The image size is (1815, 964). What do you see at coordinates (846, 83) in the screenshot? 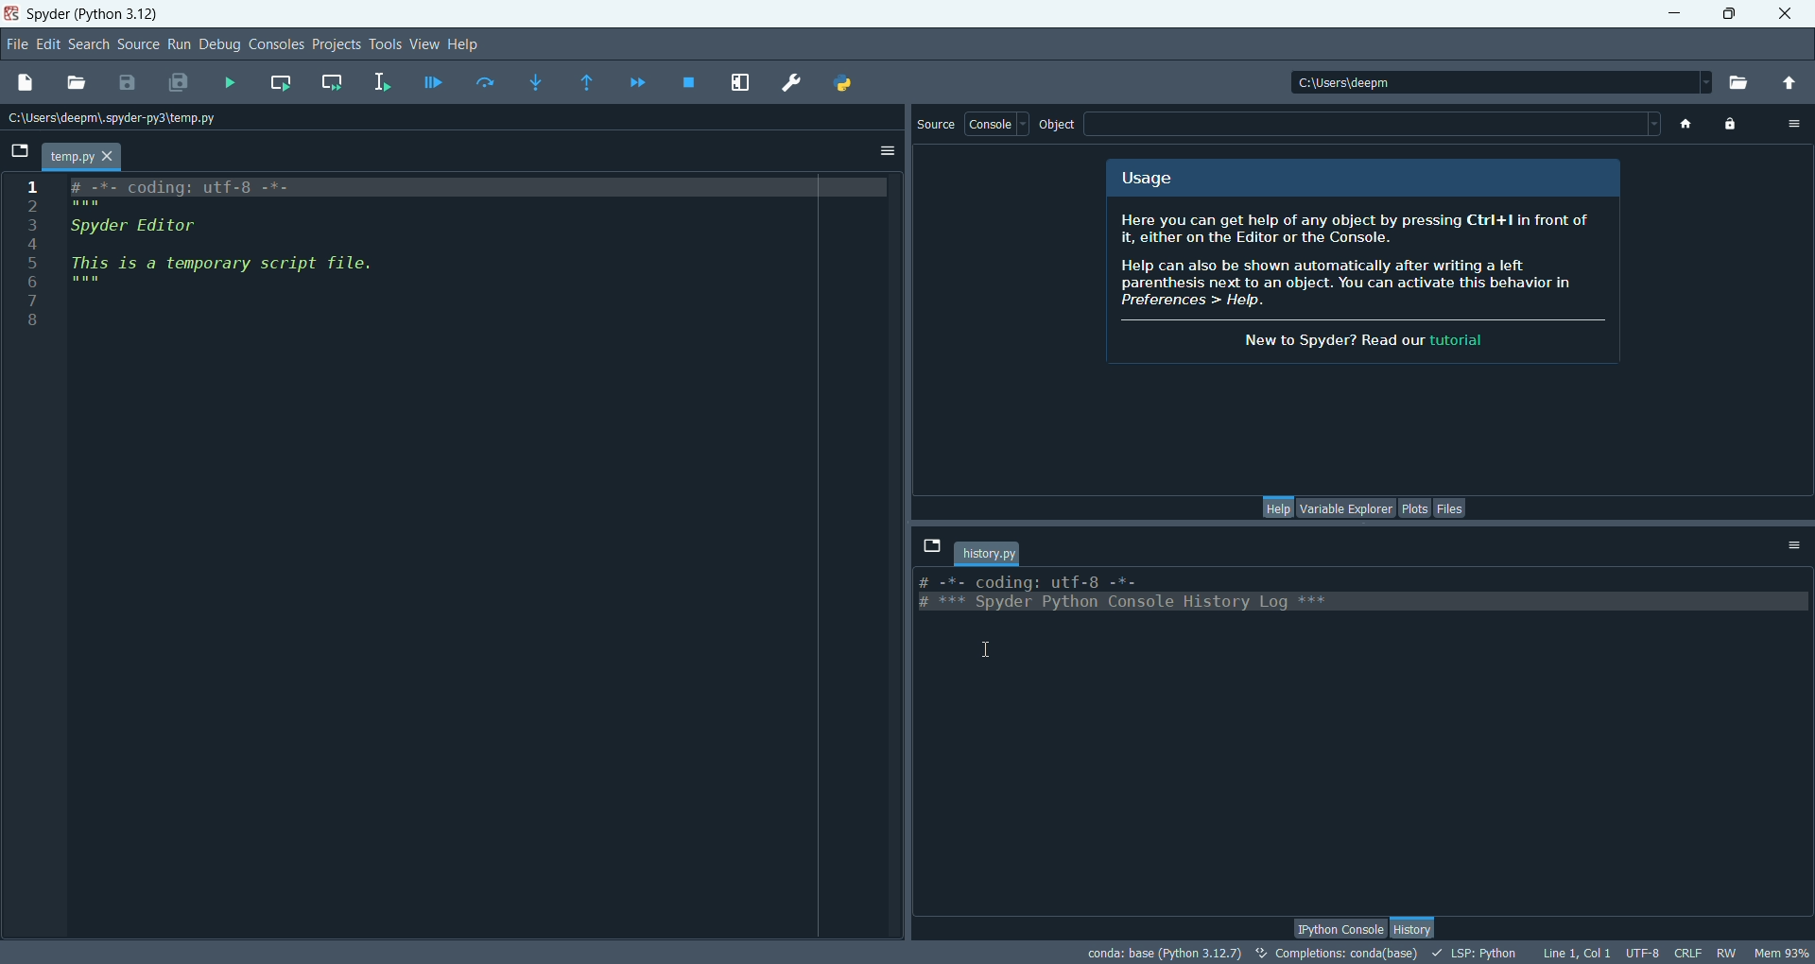
I see `PYHTONPATH manager` at bounding box center [846, 83].